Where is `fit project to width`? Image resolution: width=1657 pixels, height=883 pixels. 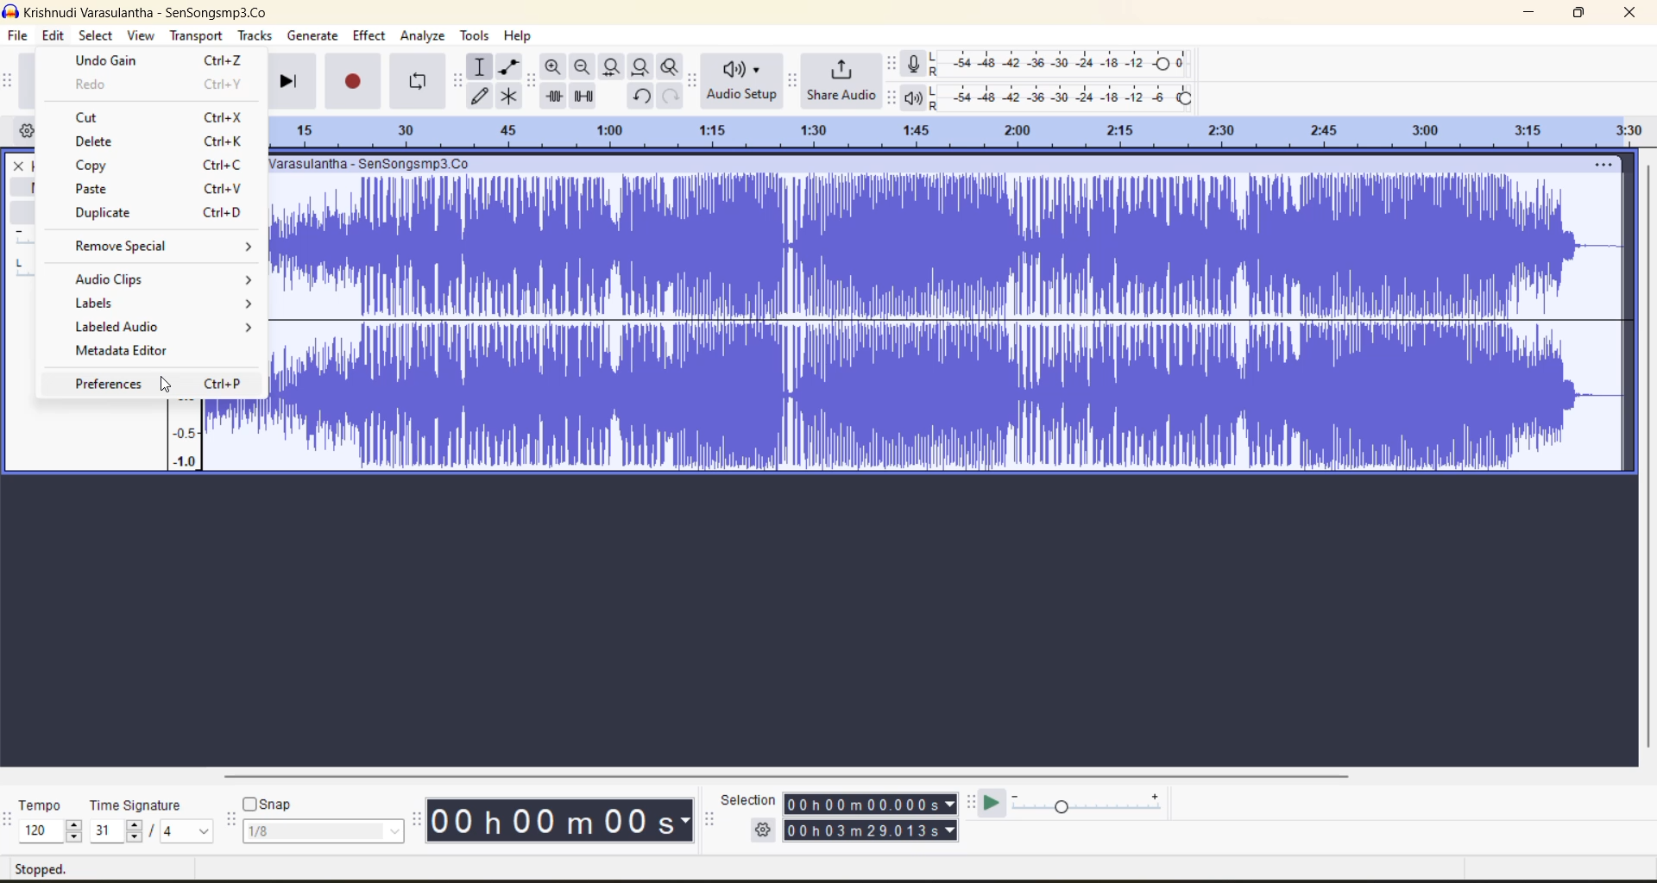 fit project to width is located at coordinates (641, 67).